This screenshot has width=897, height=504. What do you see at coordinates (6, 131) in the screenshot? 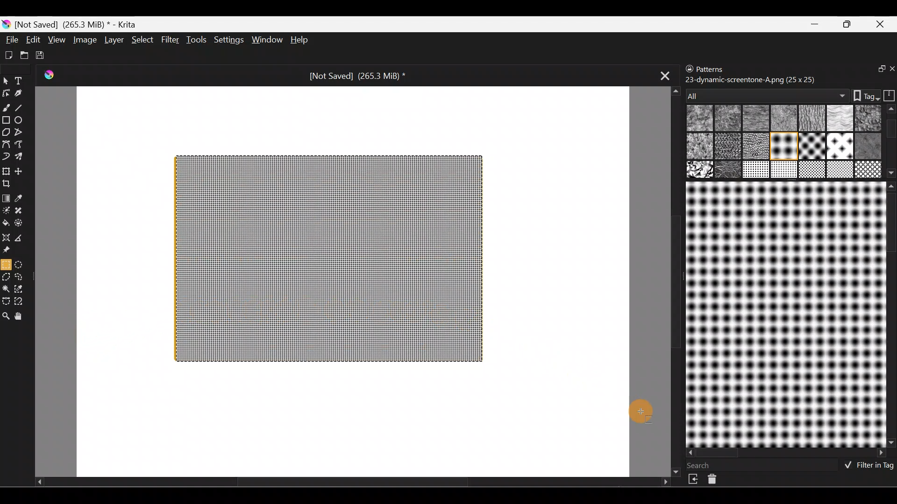
I see `Polygon tool` at bounding box center [6, 131].